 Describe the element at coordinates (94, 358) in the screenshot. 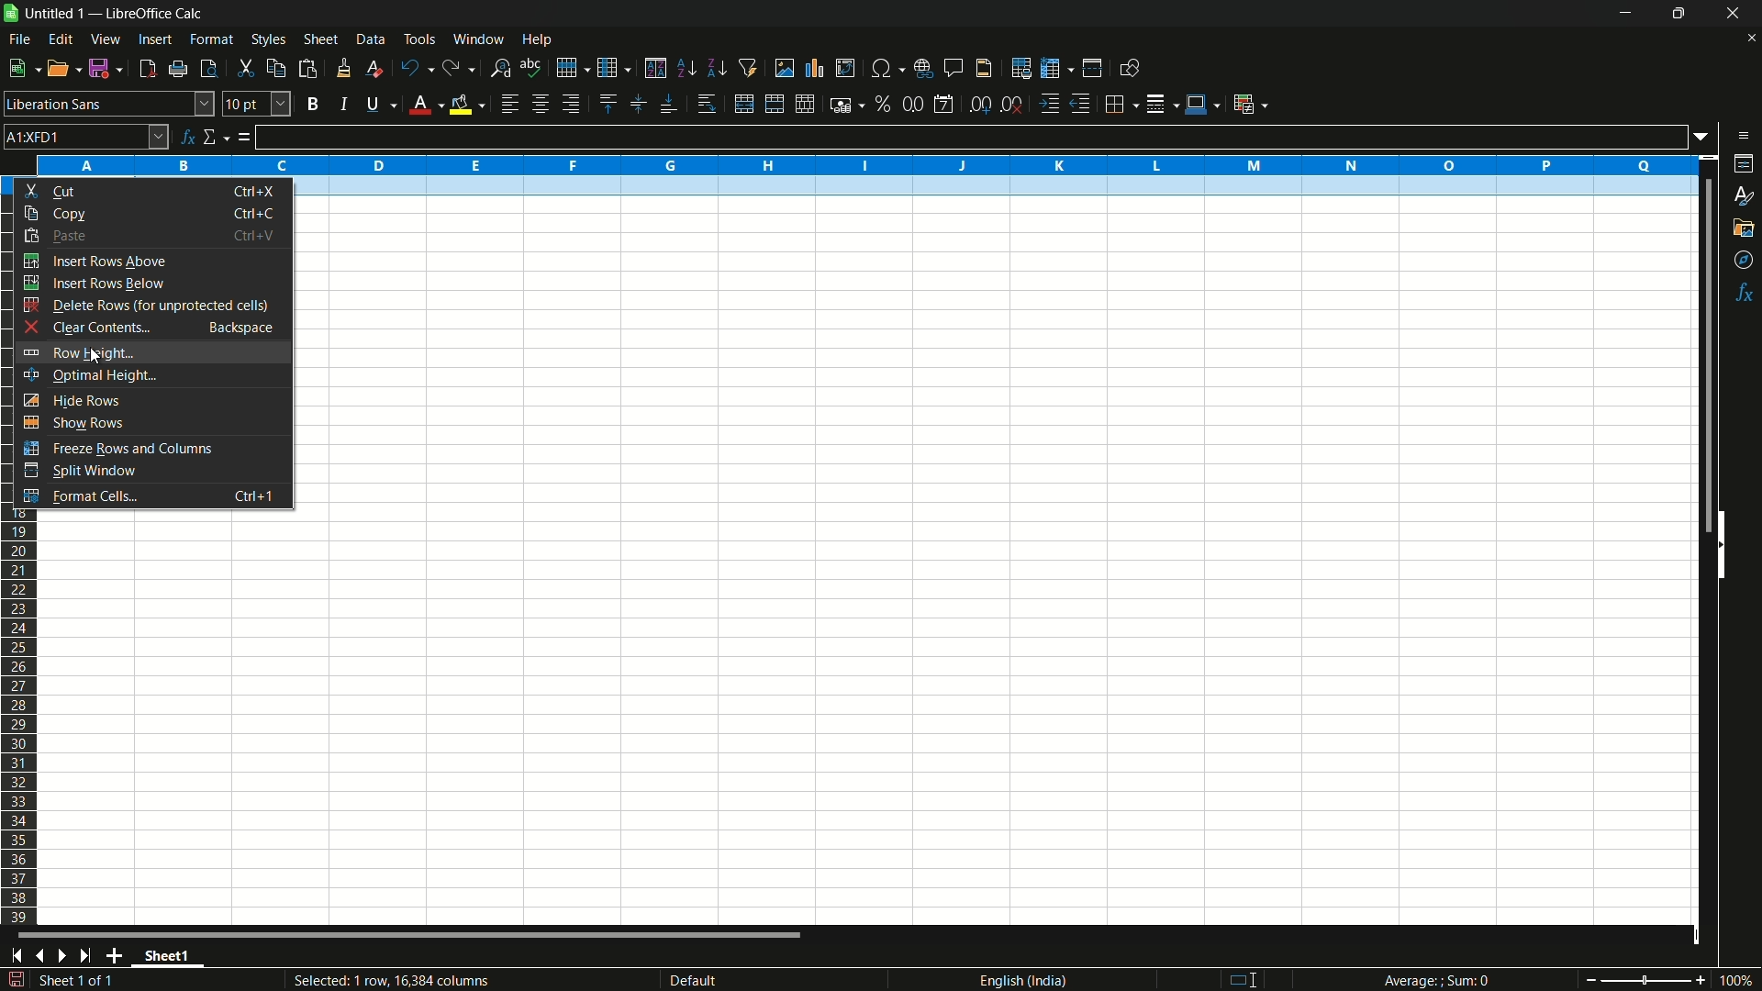

I see `cursor` at that location.